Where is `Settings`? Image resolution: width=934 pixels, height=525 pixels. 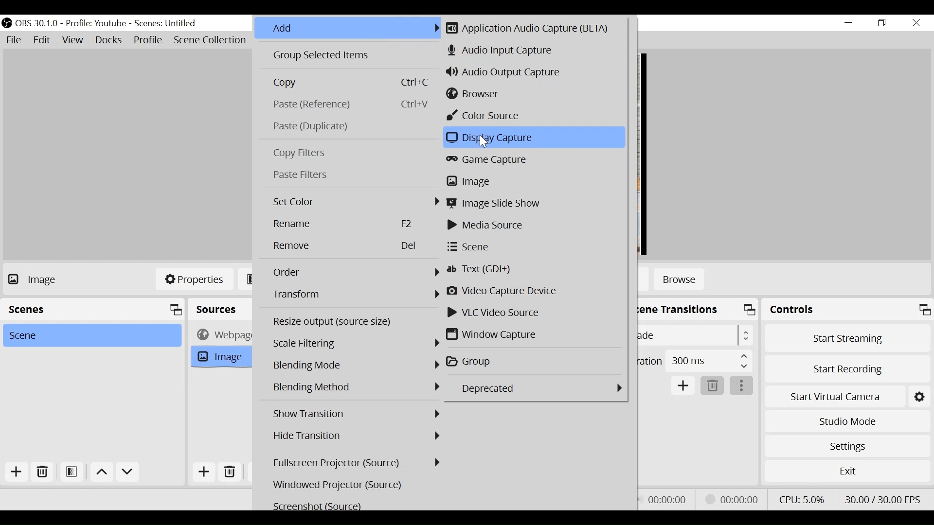 Settings is located at coordinates (919, 397).